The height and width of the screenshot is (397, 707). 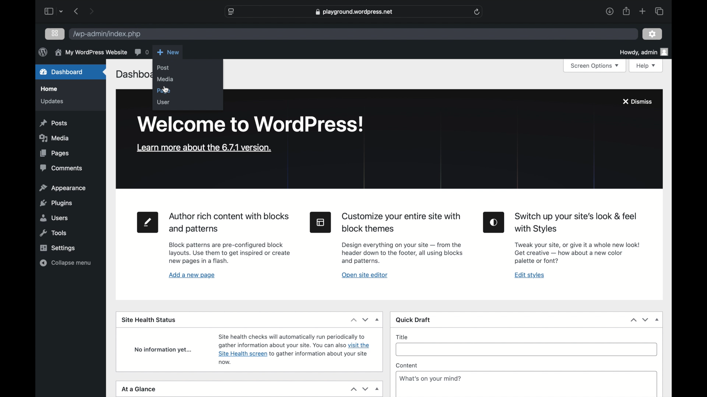 I want to click on cursor, so click(x=166, y=90).